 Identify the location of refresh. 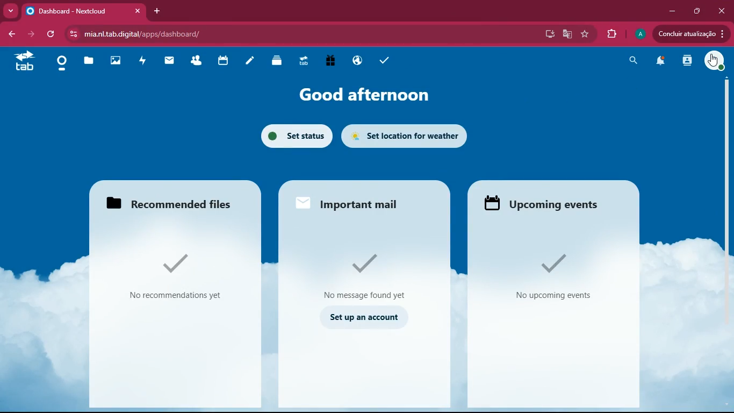
(53, 34).